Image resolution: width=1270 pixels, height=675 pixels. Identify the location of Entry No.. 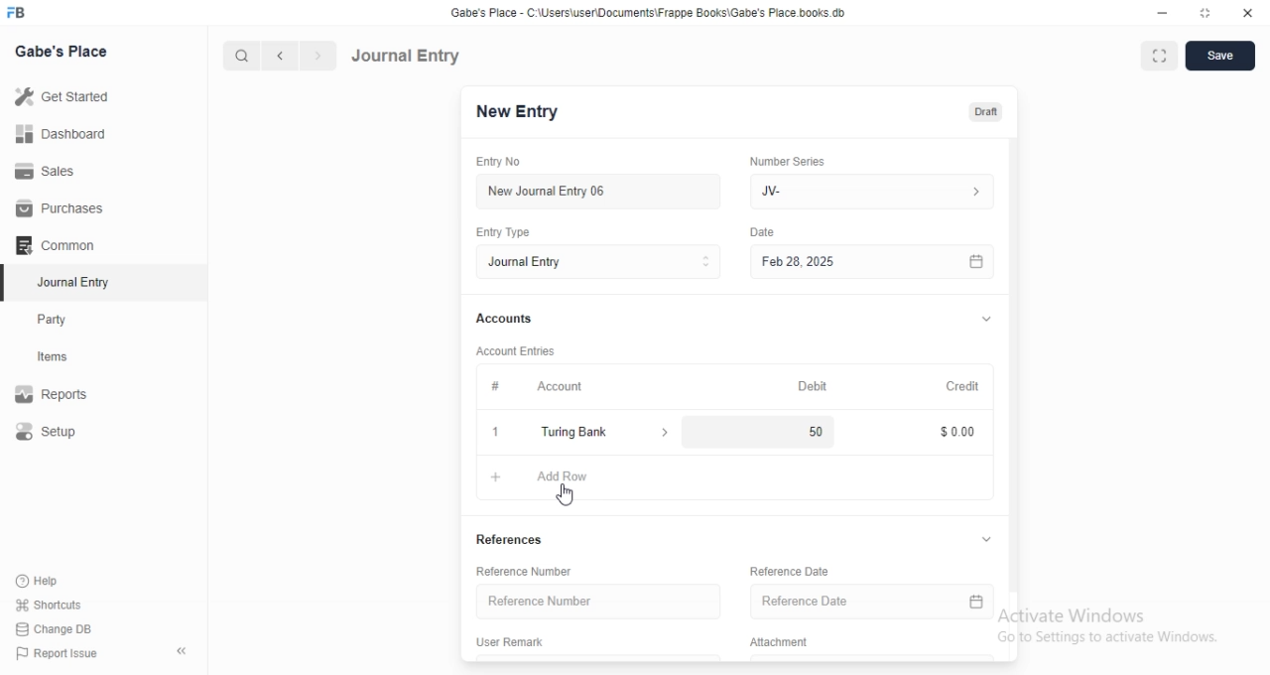
(504, 162).